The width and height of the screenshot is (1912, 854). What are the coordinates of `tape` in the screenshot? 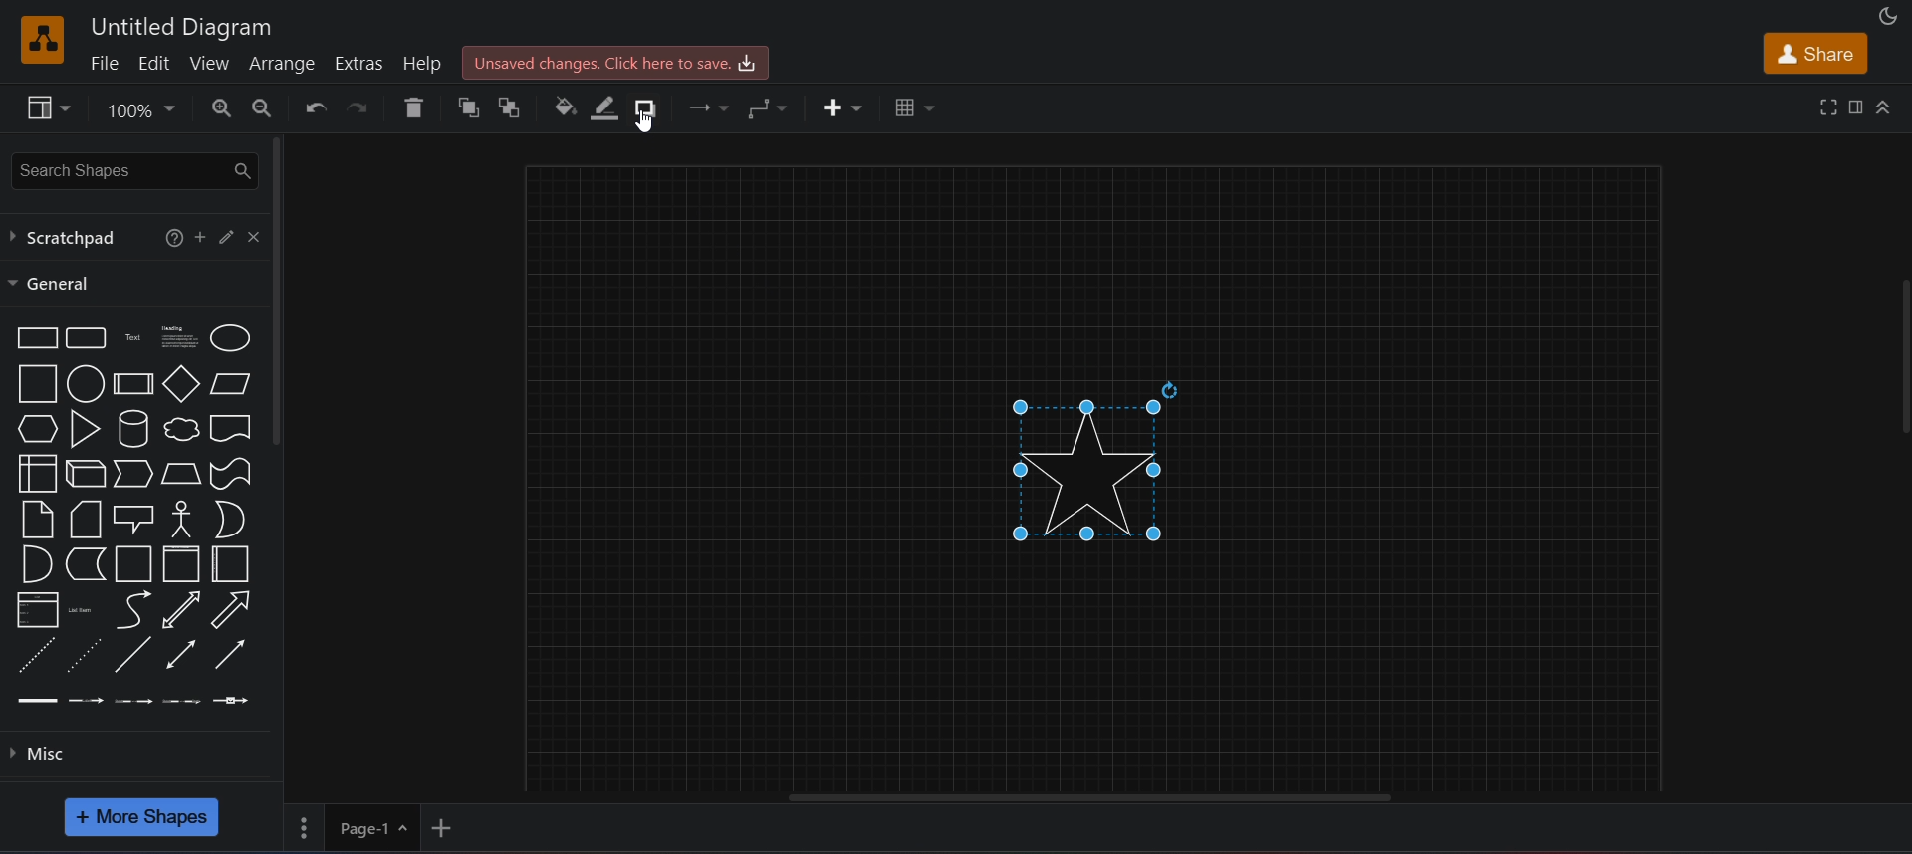 It's located at (230, 474).